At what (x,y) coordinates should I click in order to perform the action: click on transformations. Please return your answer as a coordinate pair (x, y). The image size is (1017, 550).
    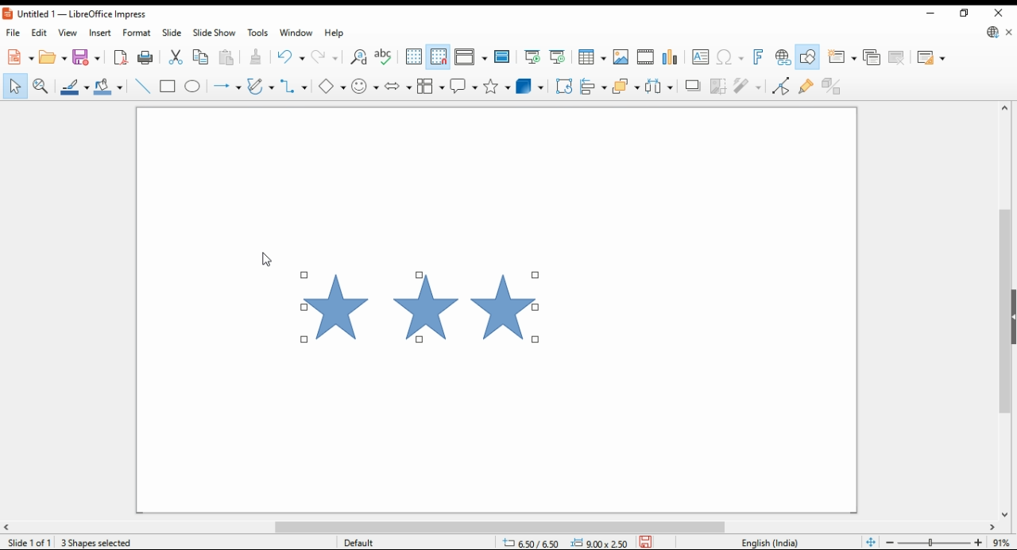
    Looking at the image, I should click on (564, 87).